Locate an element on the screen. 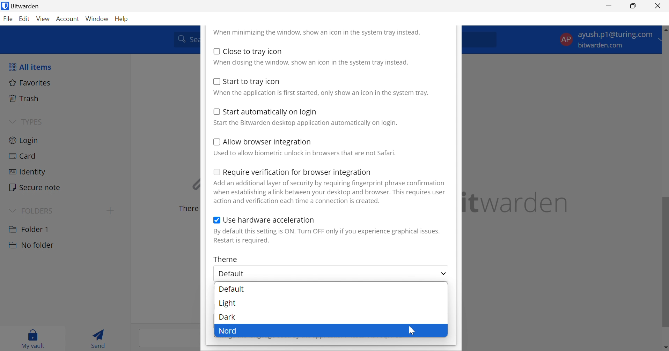 The height and width of the screenshot is (351, 669). Start the Bitwarden desktop application automatically on login. is located at coordinates (306, 123).